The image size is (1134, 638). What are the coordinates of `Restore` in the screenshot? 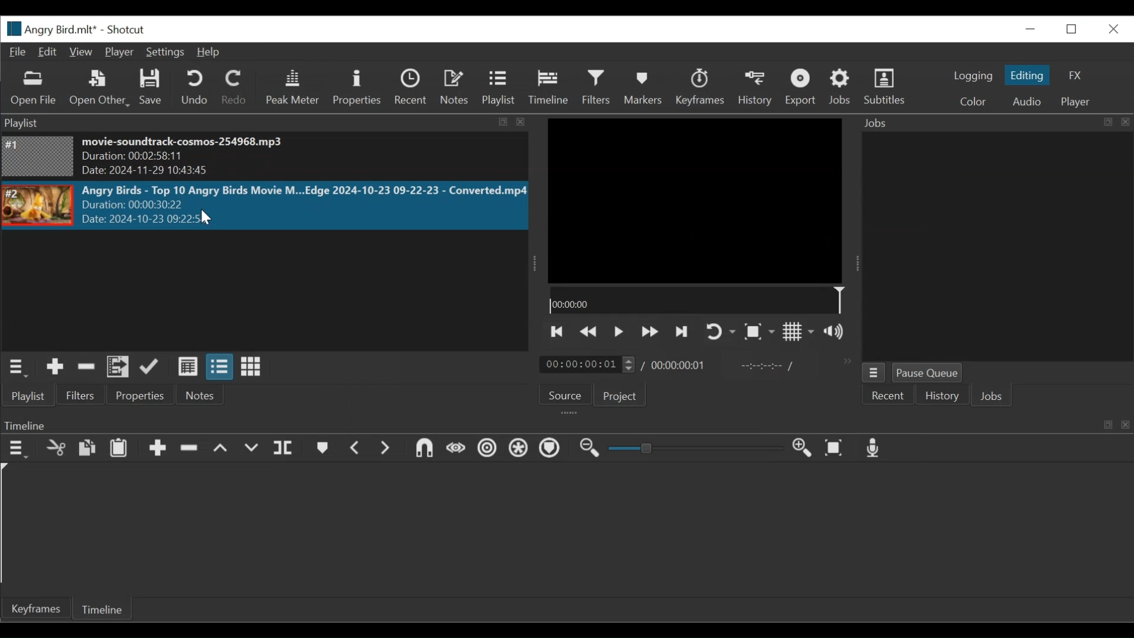 It's located at (1073, 28).